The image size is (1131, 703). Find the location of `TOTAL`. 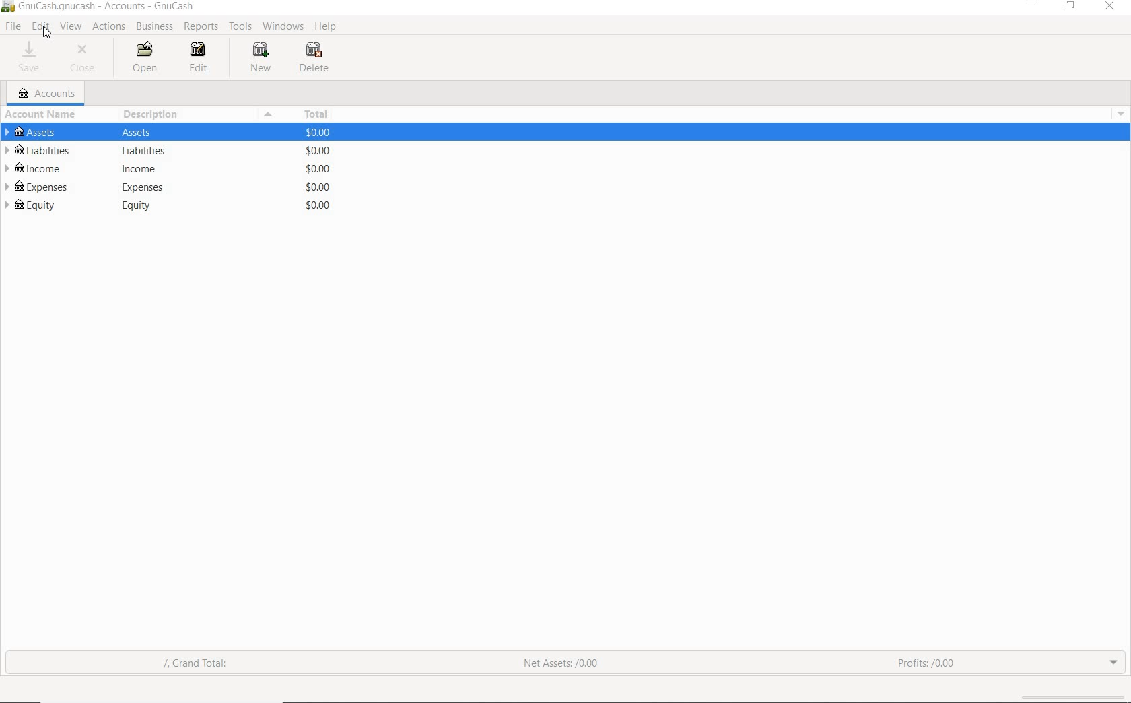

TOTAL is located at coordinates (316, 116).